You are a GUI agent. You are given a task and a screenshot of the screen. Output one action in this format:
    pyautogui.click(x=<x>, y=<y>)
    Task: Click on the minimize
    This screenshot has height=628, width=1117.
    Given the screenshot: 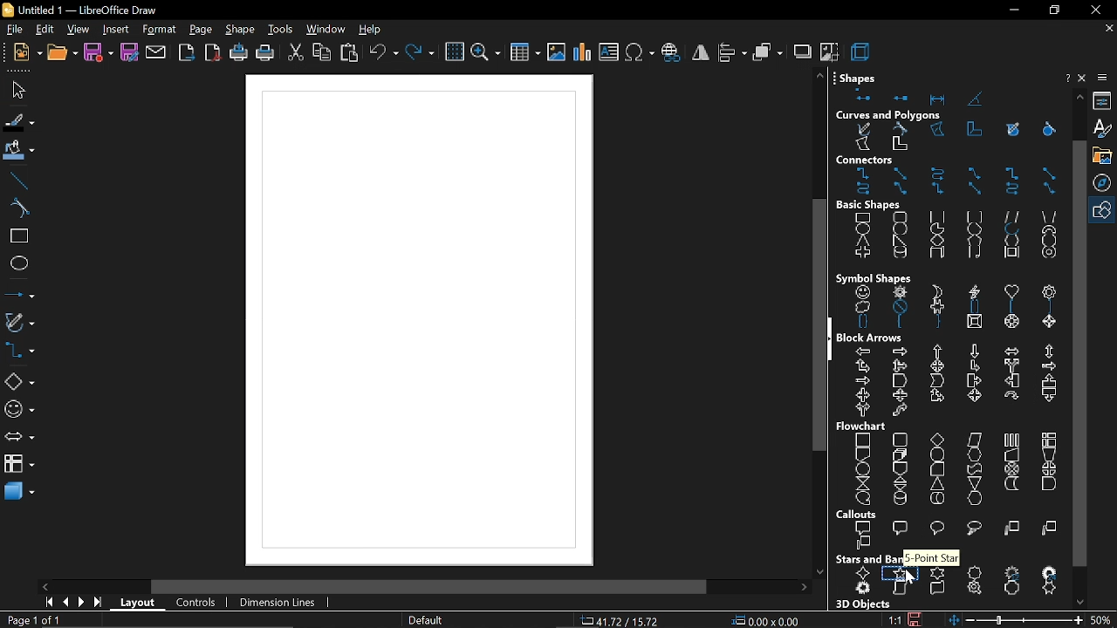 What is the action you would take?
    pyautogui.click(x=1011, y=13)
    